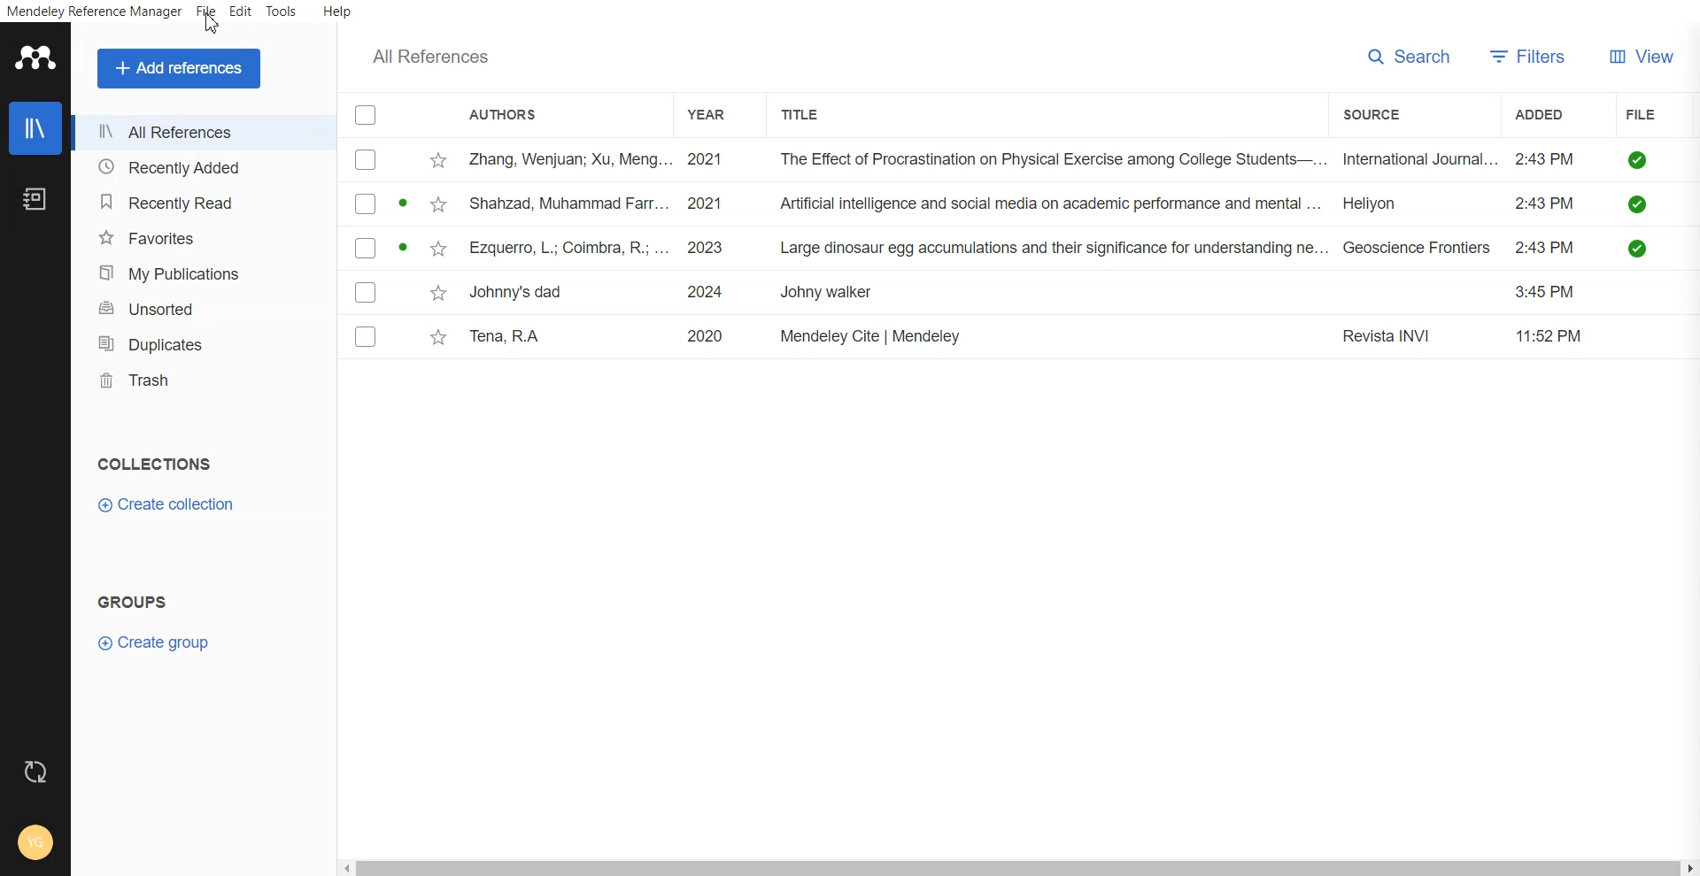  Describe the element at coordinates (1054, 160) in the screenshot. I see `The Effect of Procrastination on Physical Exercise among College Students—...` at that location.